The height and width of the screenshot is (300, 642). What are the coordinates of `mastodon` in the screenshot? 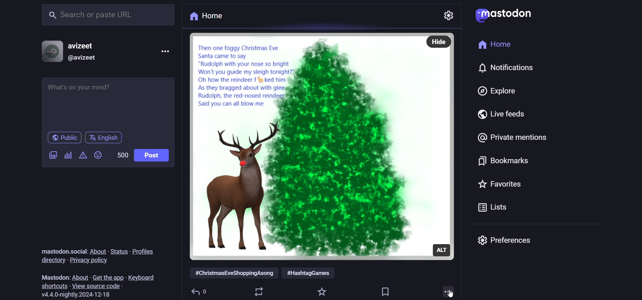 It's located at (55, 277).